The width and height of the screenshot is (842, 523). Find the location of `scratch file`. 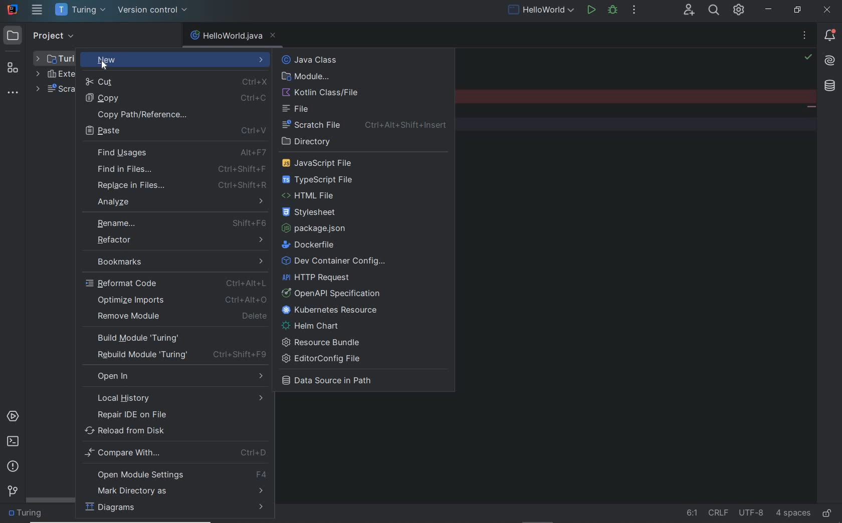

scratch file is located at coordinates (367, 126).